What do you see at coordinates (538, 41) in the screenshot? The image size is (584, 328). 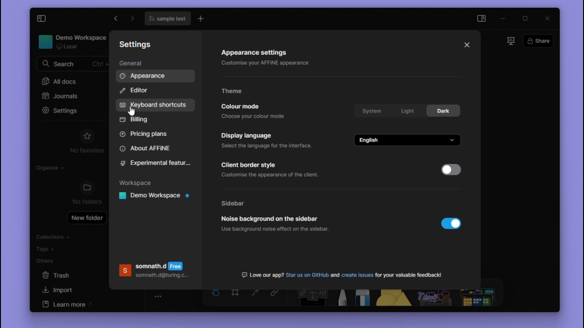 I see `share` at bounding box center [538, 41].